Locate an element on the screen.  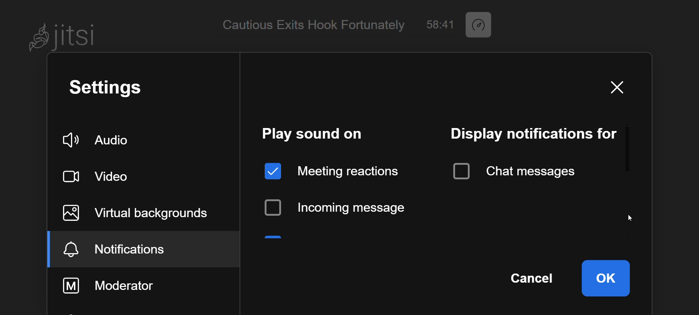
ok  is located at coordinates (605, 278).